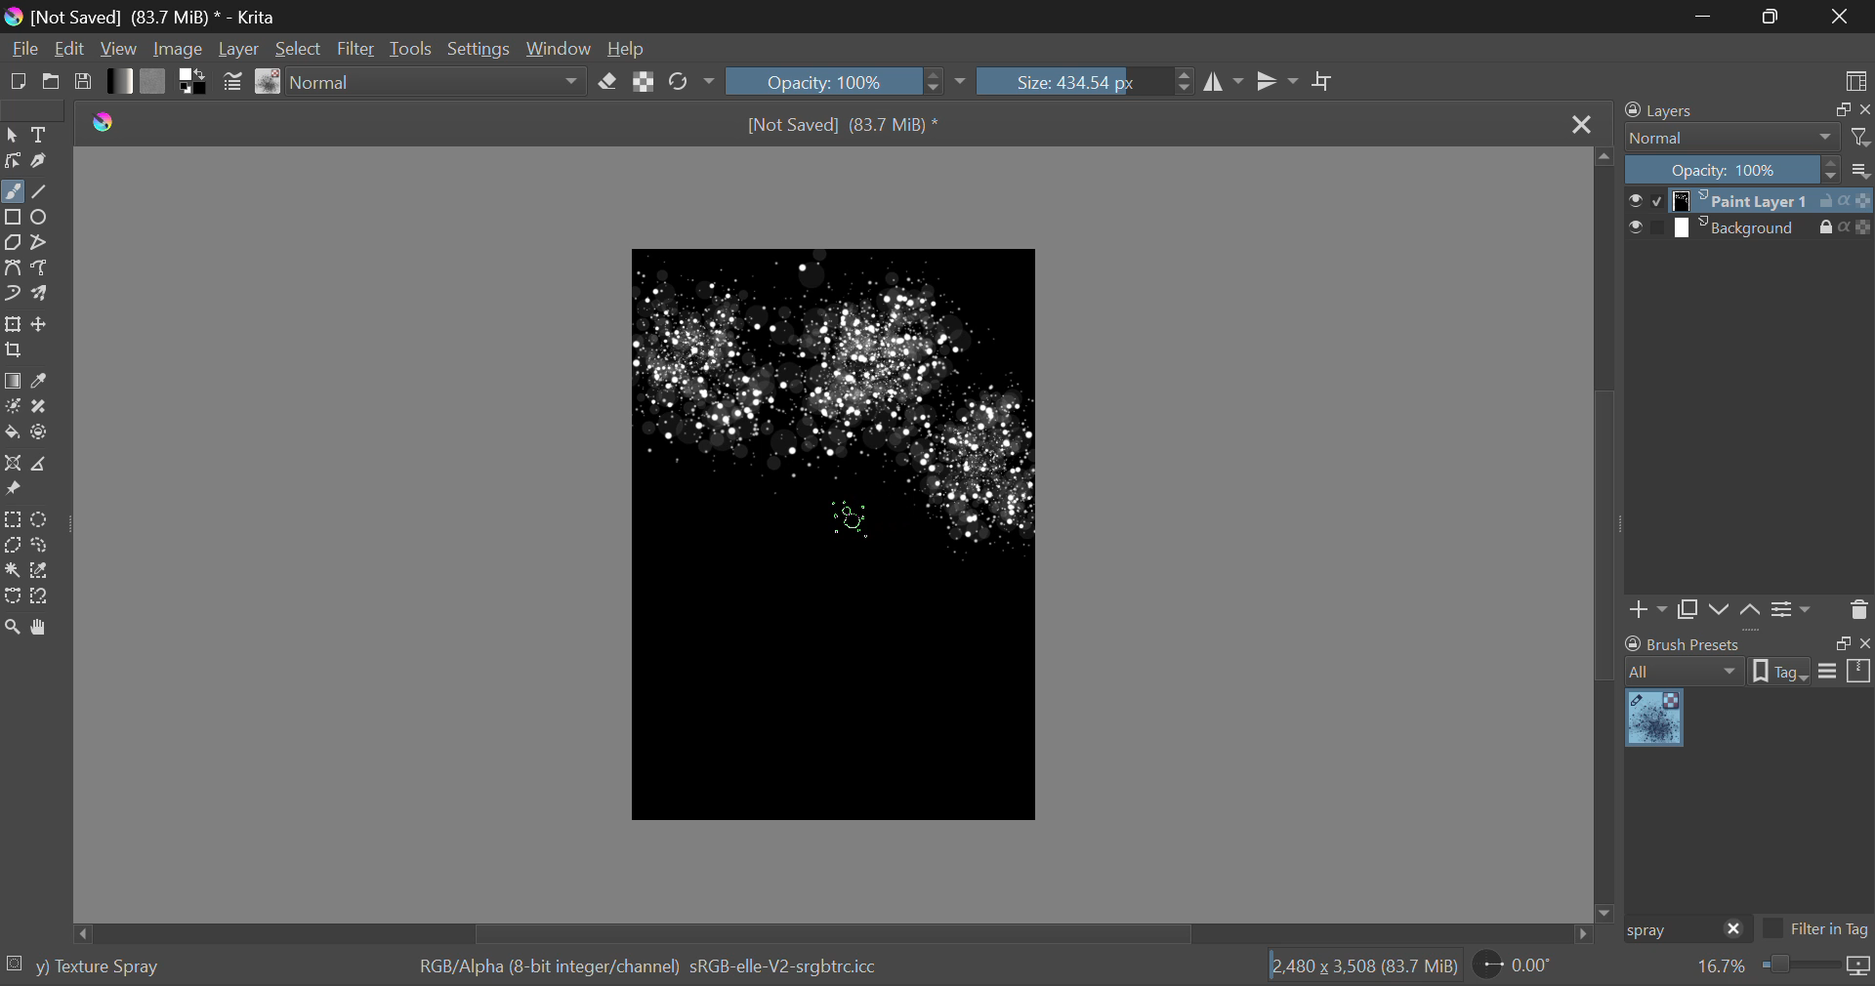 Image resolution: width=1875 pixels, height=986 pixels. What do you see at coordinates (838, 932) in the screenshot?
I see `Scroll Bar` at bounding box center [838, 932].